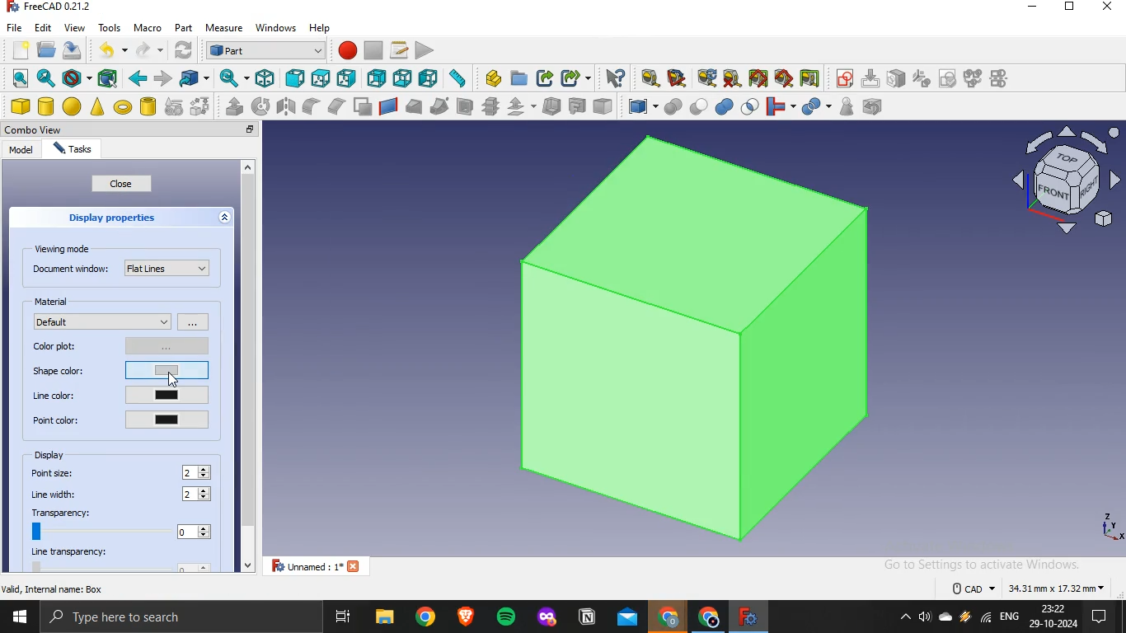 This screenshot has height=633, width=1126. What do you see at coordinates (182, 26) in the screenshot?
I see `part` at bounding box center [182, 26].